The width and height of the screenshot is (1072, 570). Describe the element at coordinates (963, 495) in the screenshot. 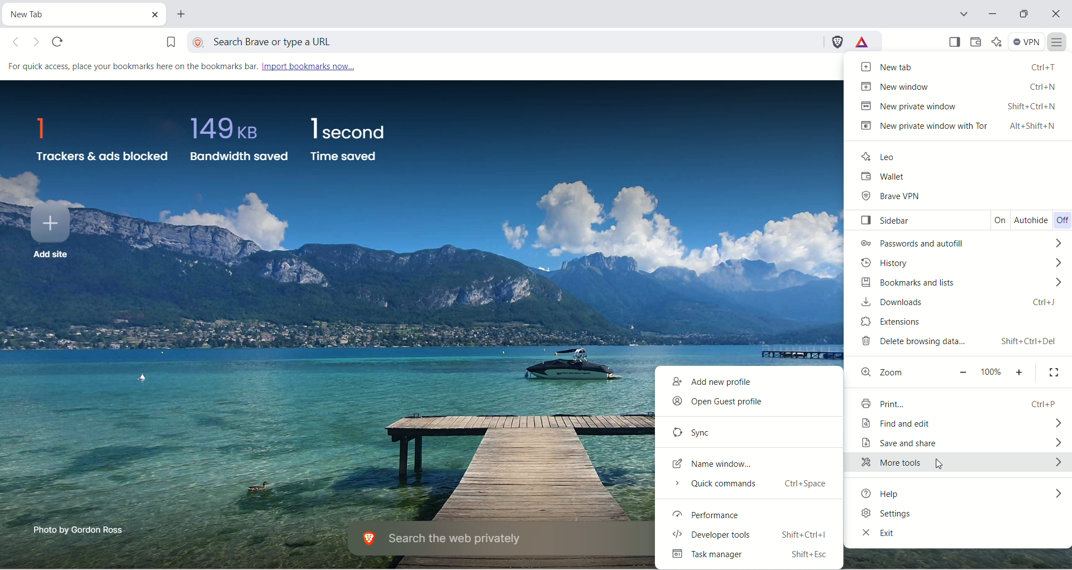

I see `help` at that location.